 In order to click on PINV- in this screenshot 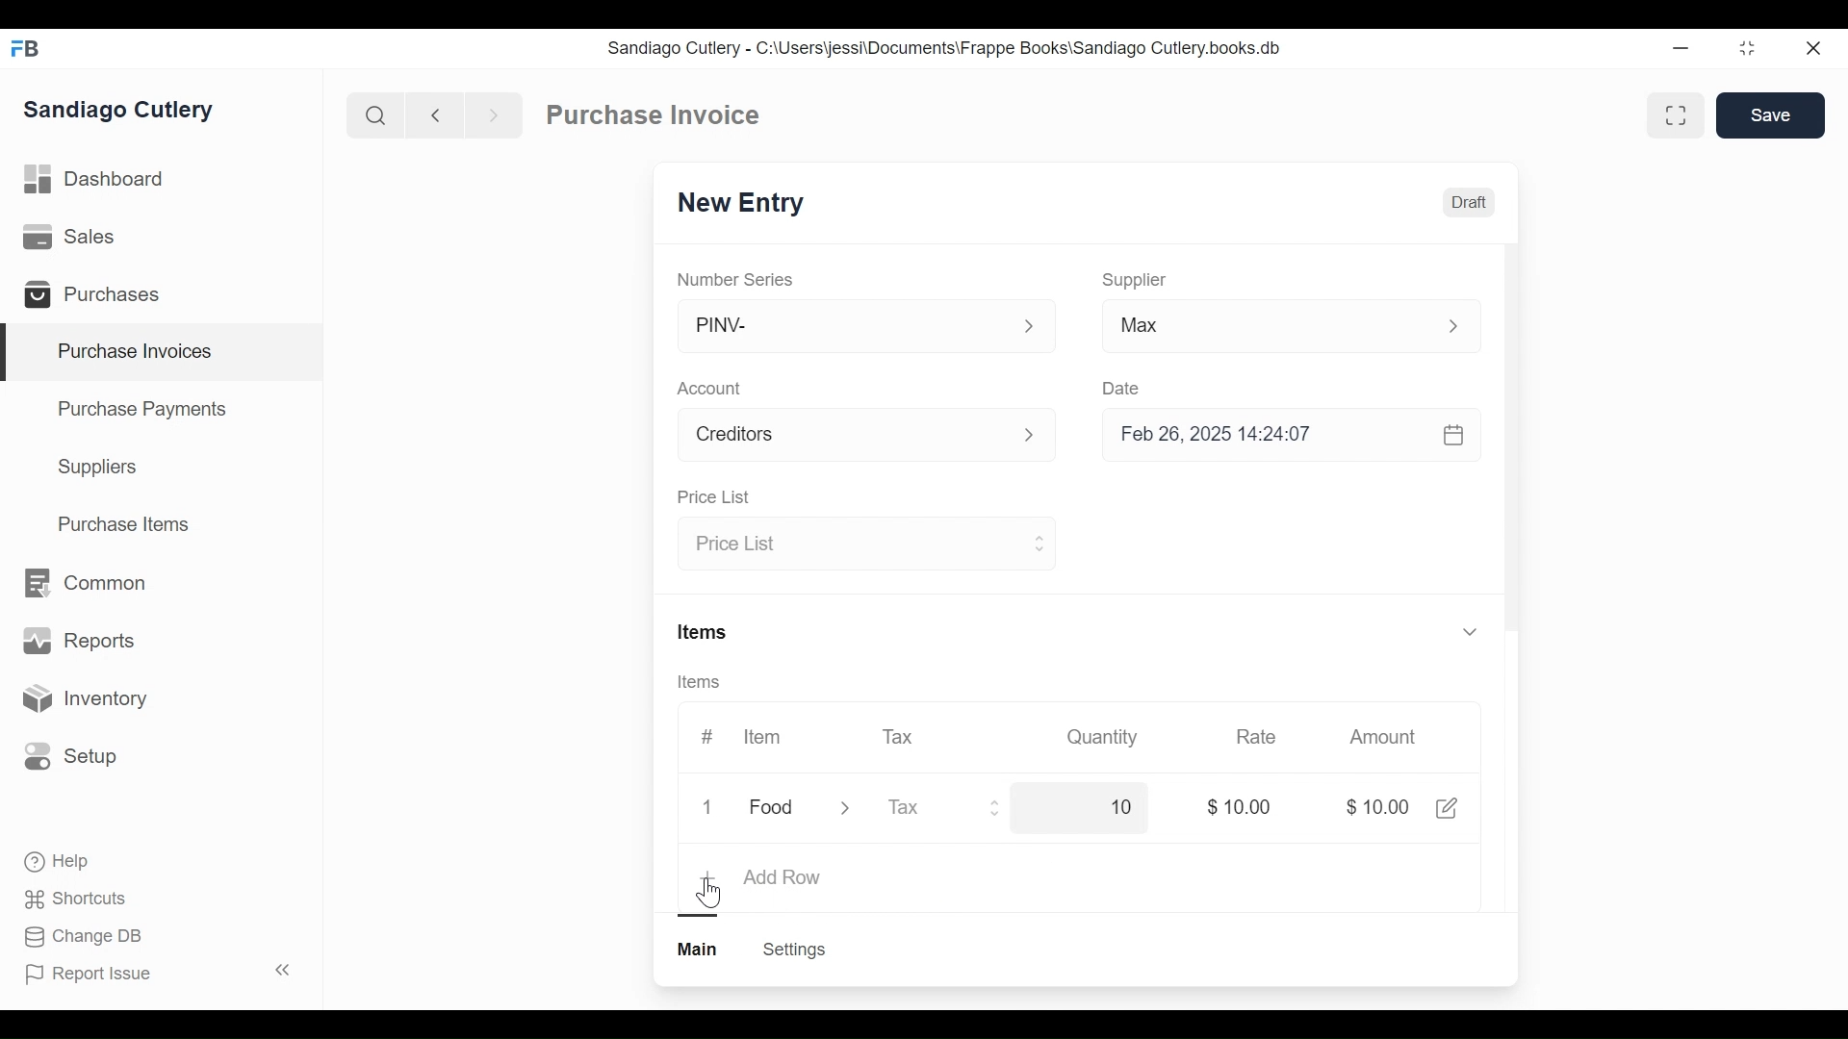, I will do `click(843, 326)`.